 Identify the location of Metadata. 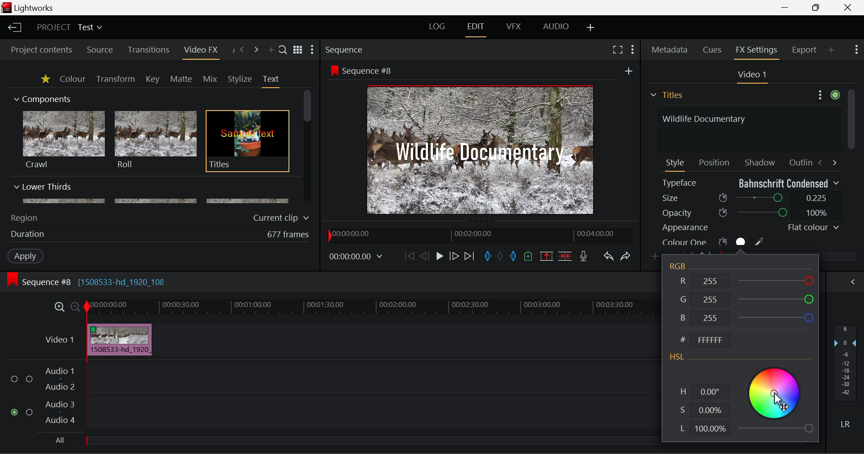
(670, 51).